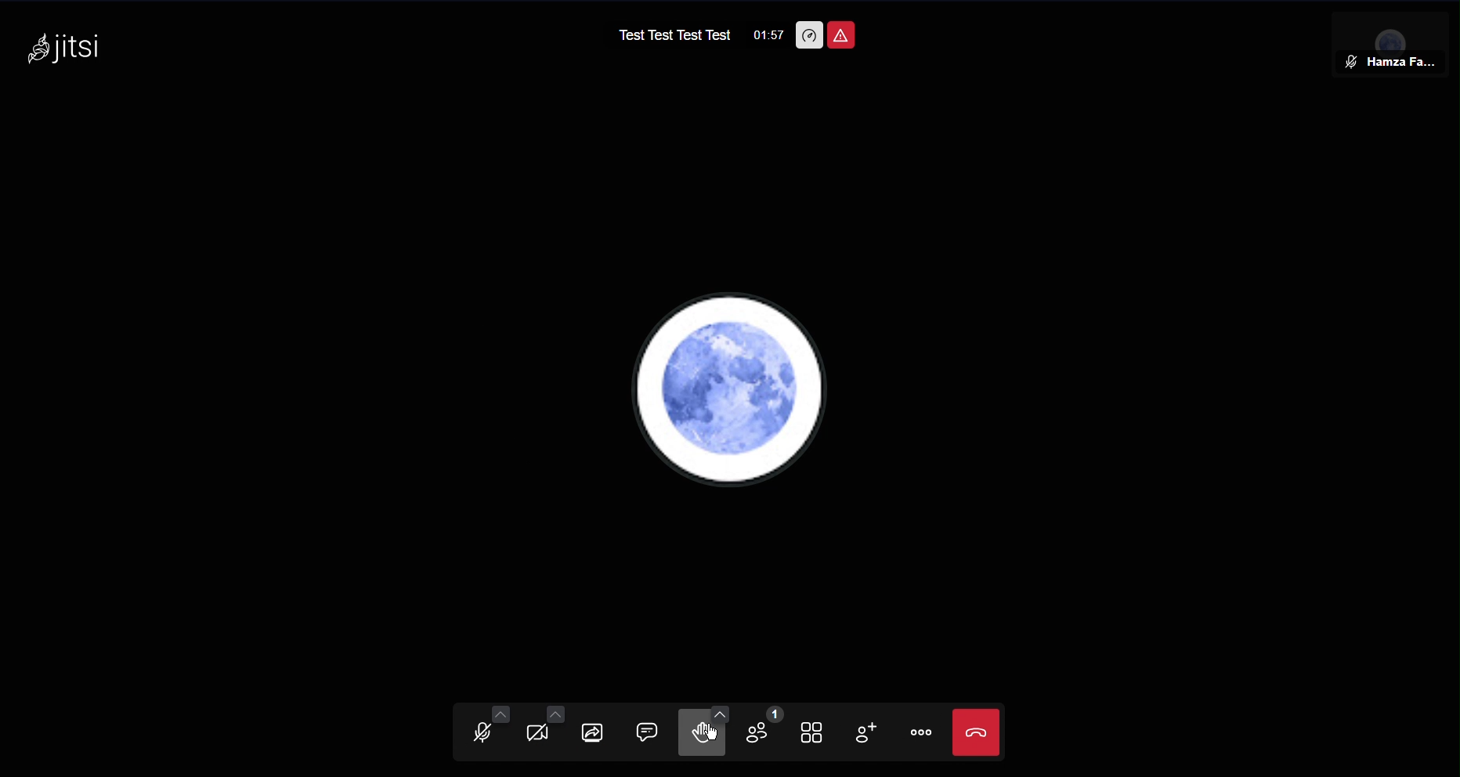 The height and width of the screenshot is (777, 1460). I want to click on Video, so click(549, 732).